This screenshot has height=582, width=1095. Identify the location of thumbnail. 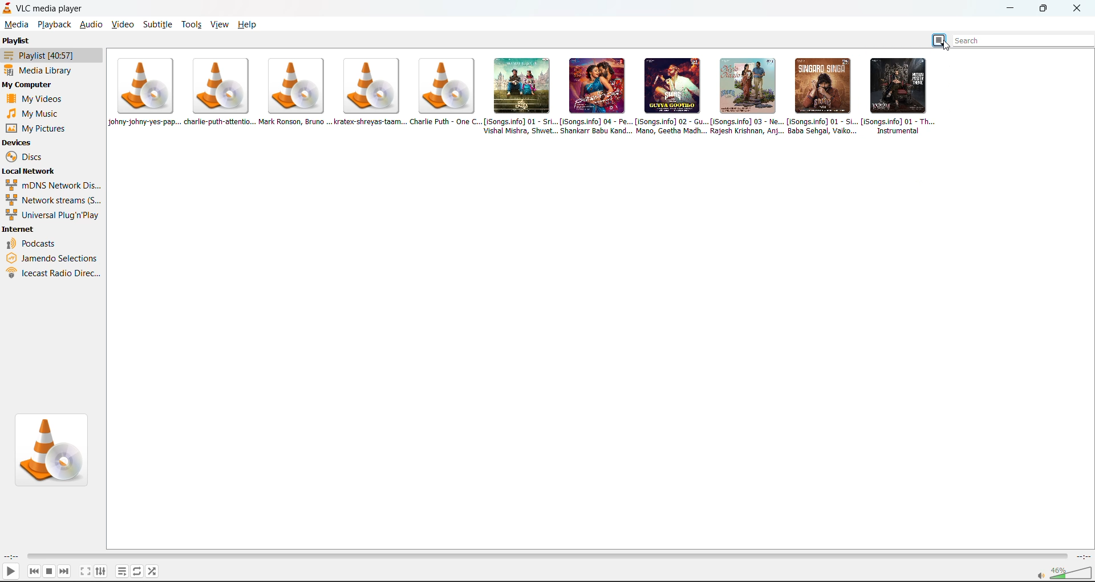
(55, 450).